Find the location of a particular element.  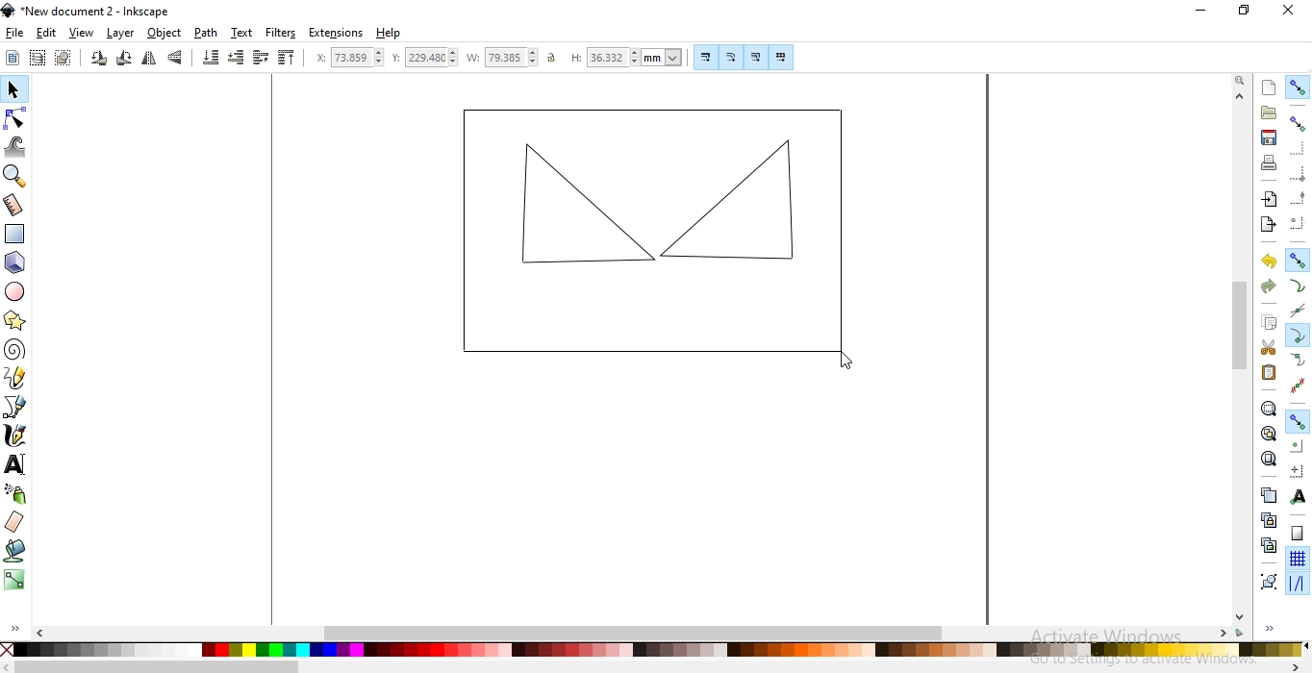

create 3D boxes is located at coordinates (14, 263).